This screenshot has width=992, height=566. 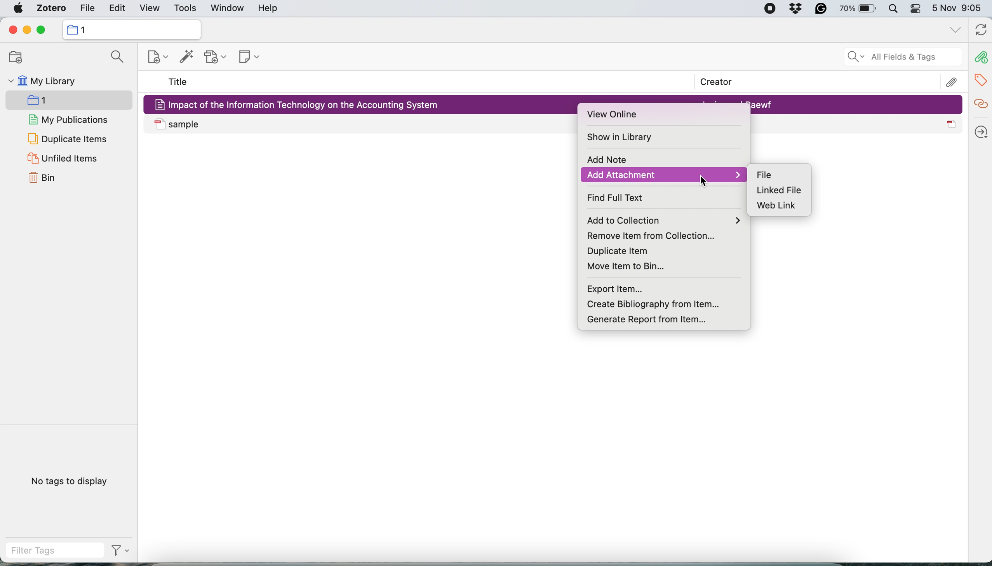 I want to click on Impact of the Information Technology on the Accounting System  Jasim and Raewf, so click(x=362, y=103).